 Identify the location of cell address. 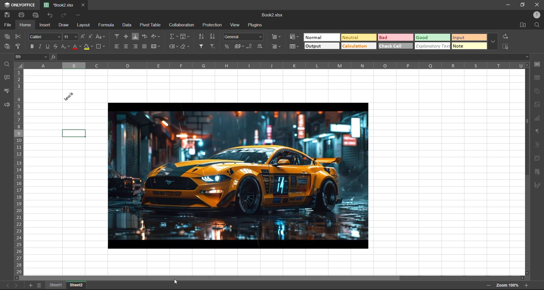
(32, 57).